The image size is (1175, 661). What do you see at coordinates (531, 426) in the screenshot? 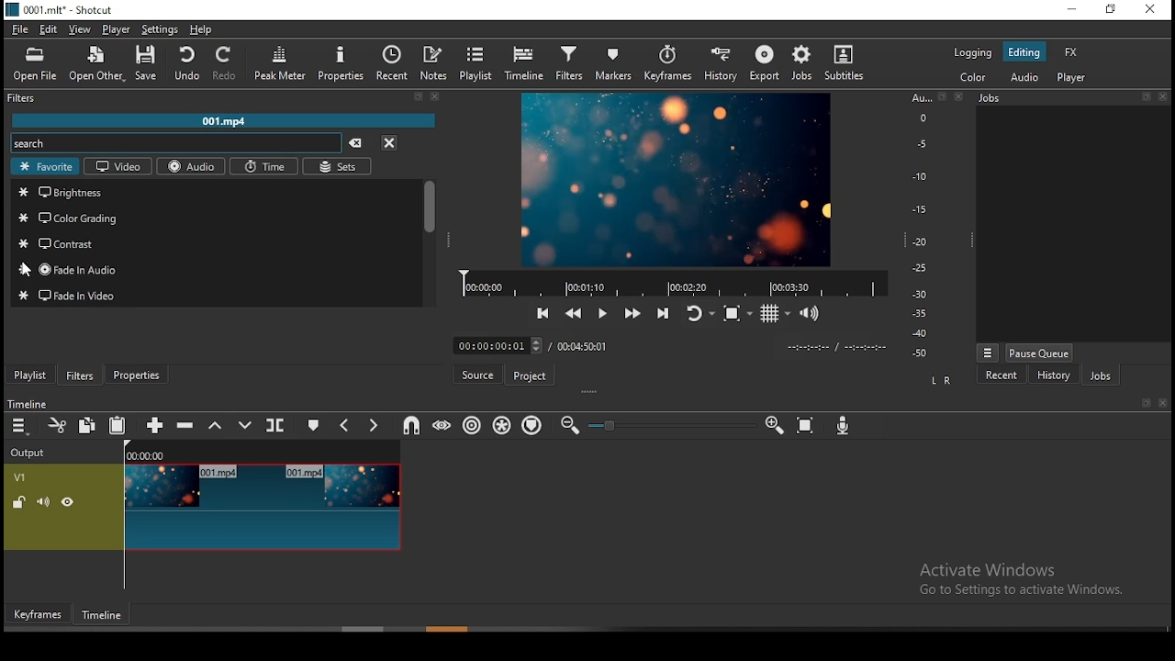
I see `ripple markers` at bounding box center [531, 426].